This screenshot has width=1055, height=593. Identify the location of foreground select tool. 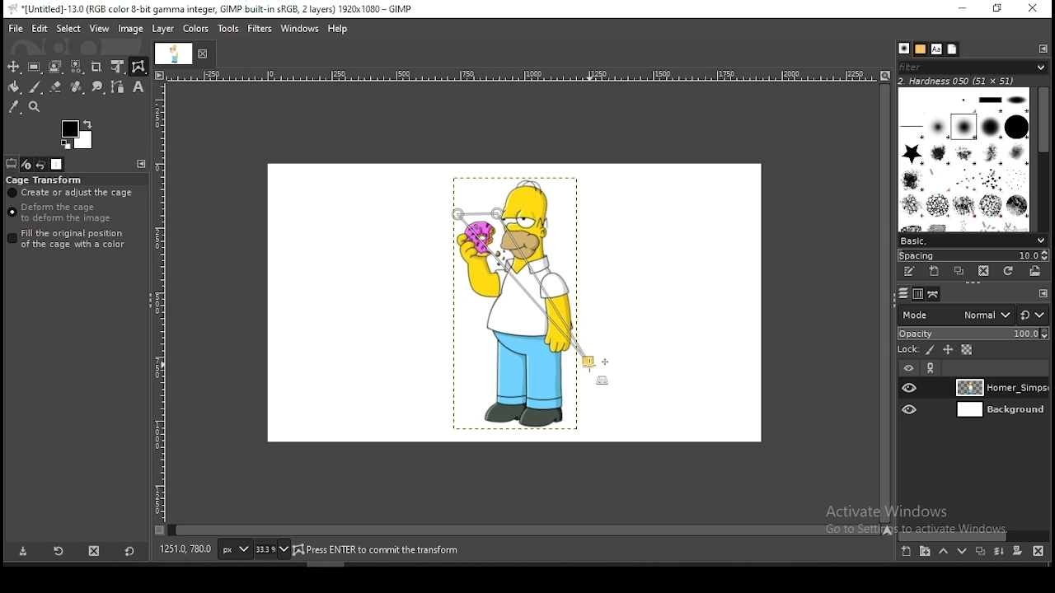
(55, 67).